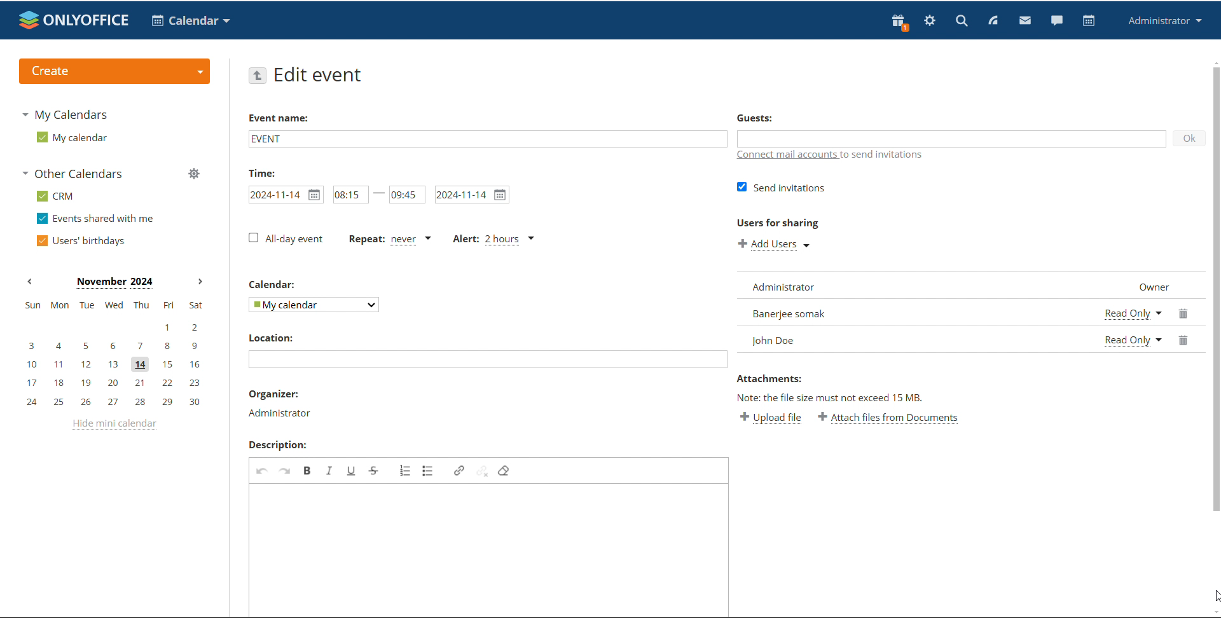 The image size is (1221, 618). Describe the element at coordinates (930, 21) in the screenshot. I see `settings` at that location.